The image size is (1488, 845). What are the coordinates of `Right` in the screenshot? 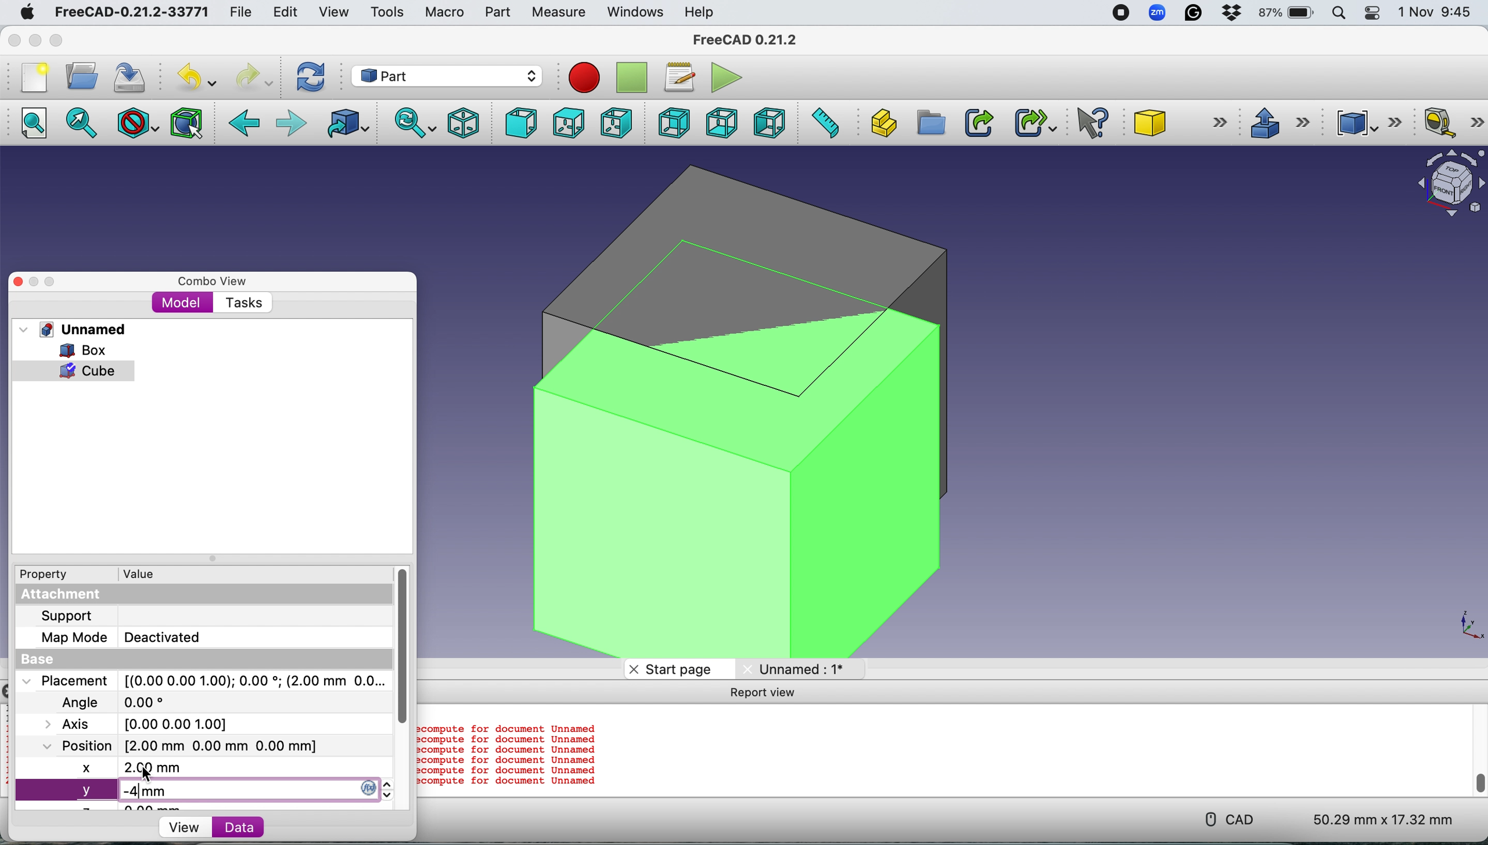 It's located at (616, 125).